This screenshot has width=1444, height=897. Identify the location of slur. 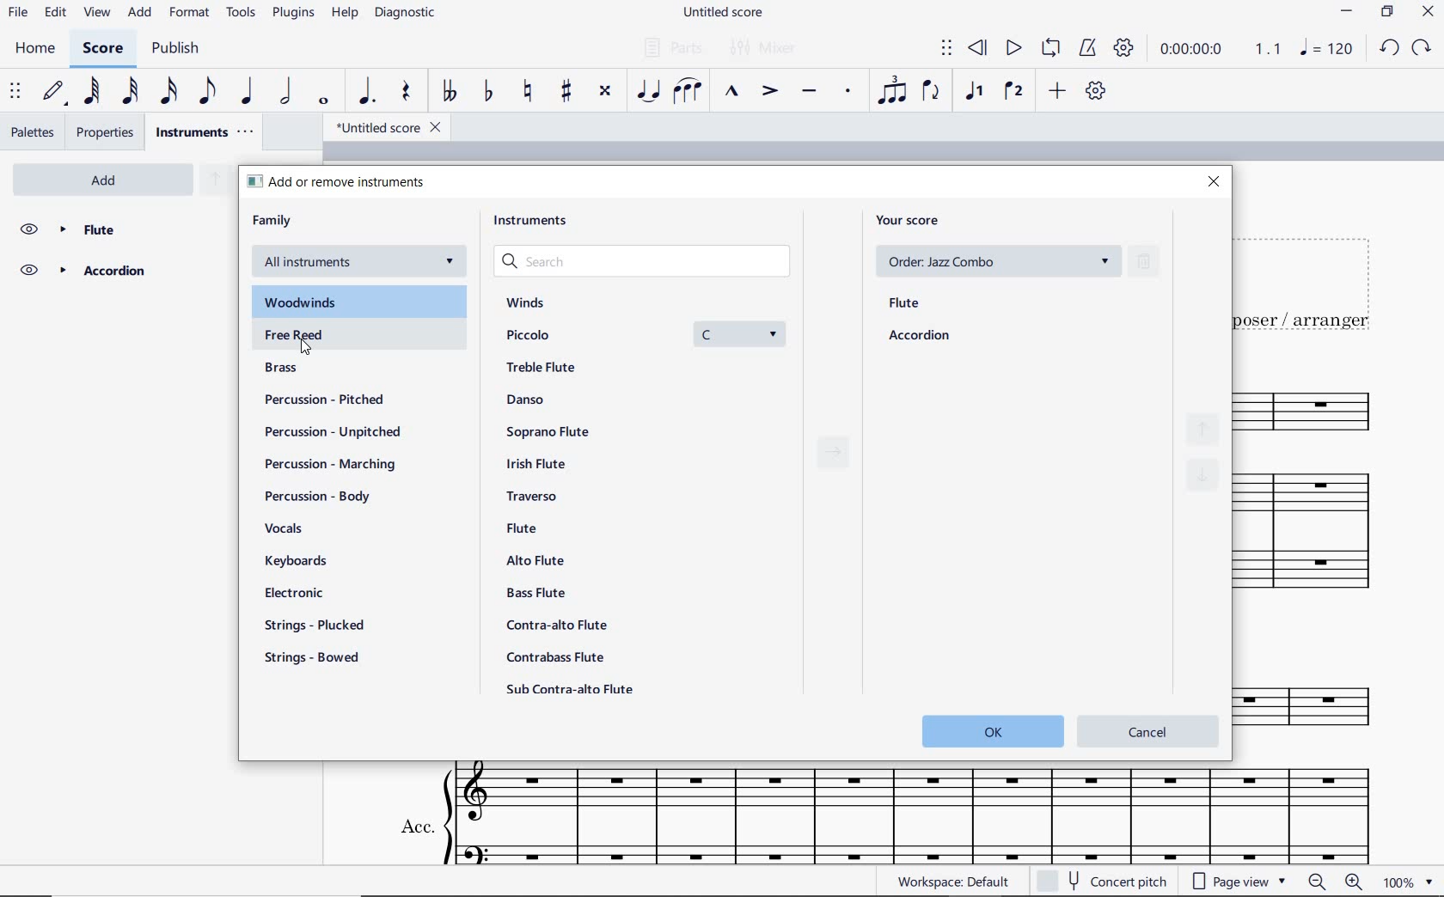
(690, 92).